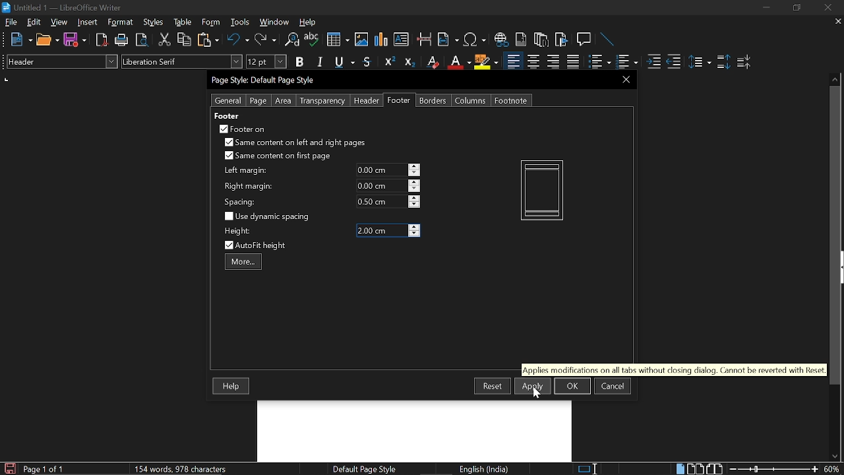 Image resolution: width=844 pixels, height=475 pixels. Describe the element at coordinates (542, 190) in the screenshot. I see `Current pageview` at that location.